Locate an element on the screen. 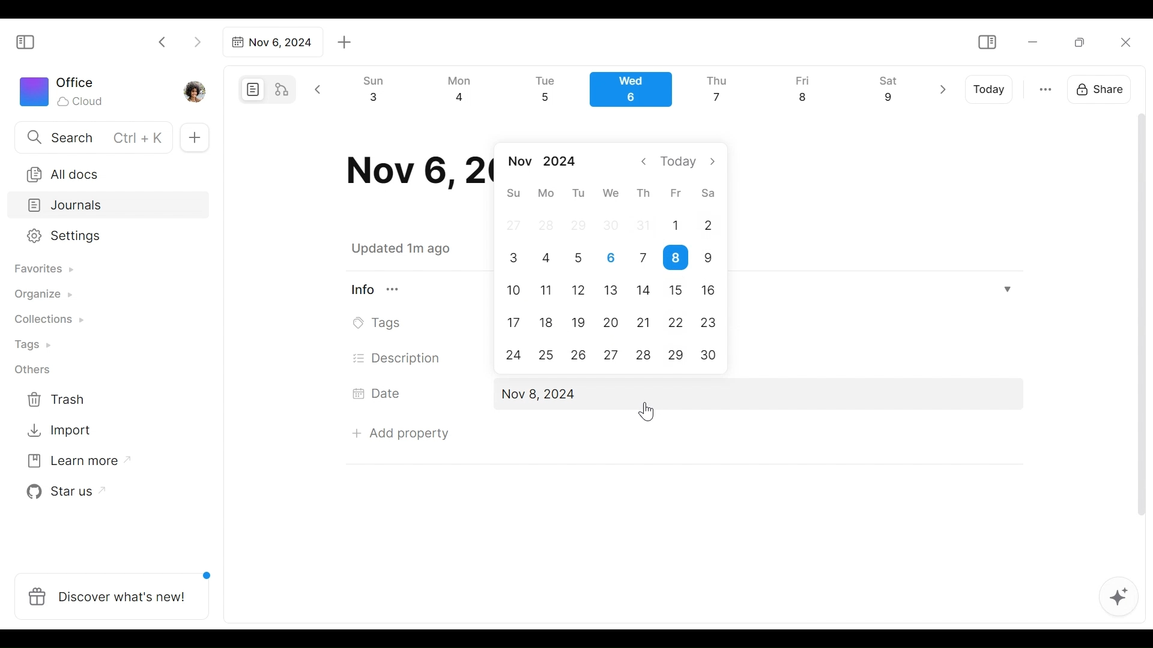  Star us is located at coordinates (62, 492).